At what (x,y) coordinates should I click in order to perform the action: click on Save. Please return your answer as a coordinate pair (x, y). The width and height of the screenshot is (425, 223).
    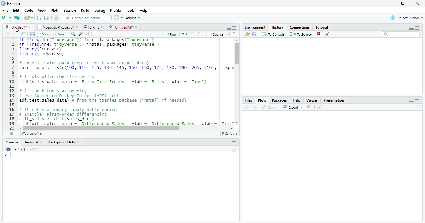
    Looking at the image, I should click on (39, 17).